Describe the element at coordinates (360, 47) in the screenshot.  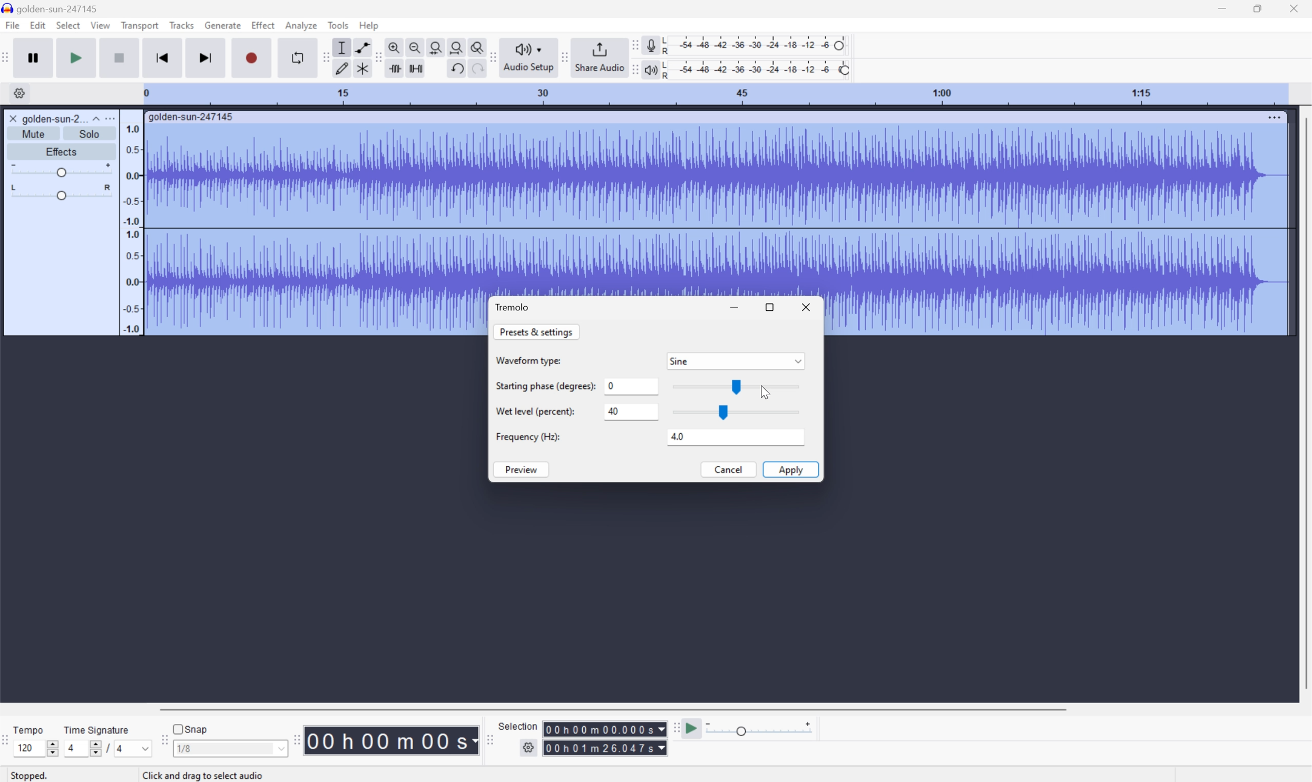
I see `Envelop tool` at that location.